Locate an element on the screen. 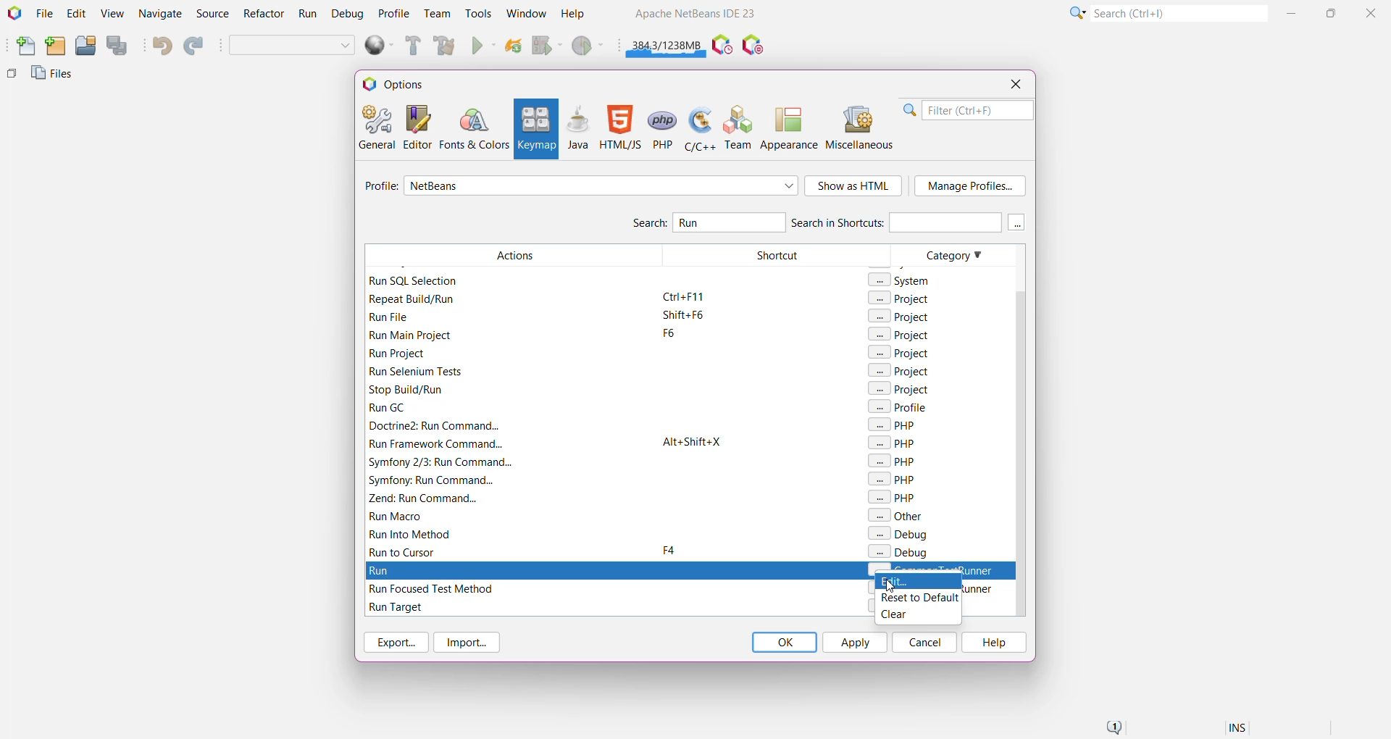  Search in Shortcuts is located at coordinates (895, 222).